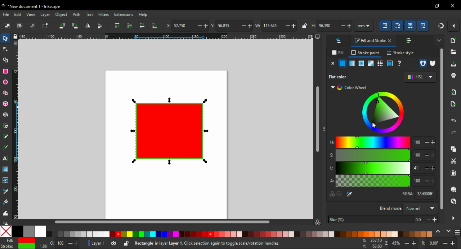 Image resolution: width=461 pixels, height=249 pixels. I want to click on object, so click(62, 15).